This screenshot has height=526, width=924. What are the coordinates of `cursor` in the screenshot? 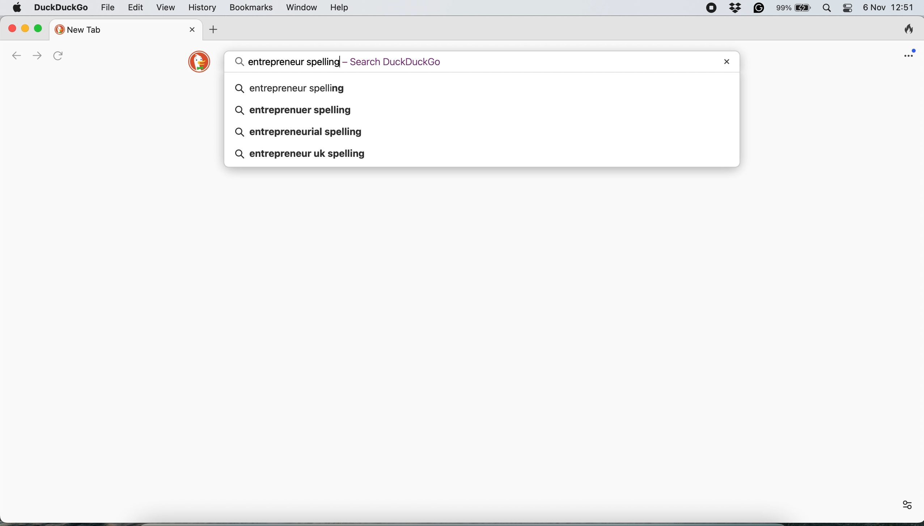 It's located at (341, 62).